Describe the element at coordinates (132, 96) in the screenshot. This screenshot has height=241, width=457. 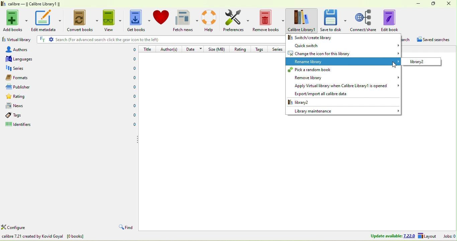
I see `0` at that location.